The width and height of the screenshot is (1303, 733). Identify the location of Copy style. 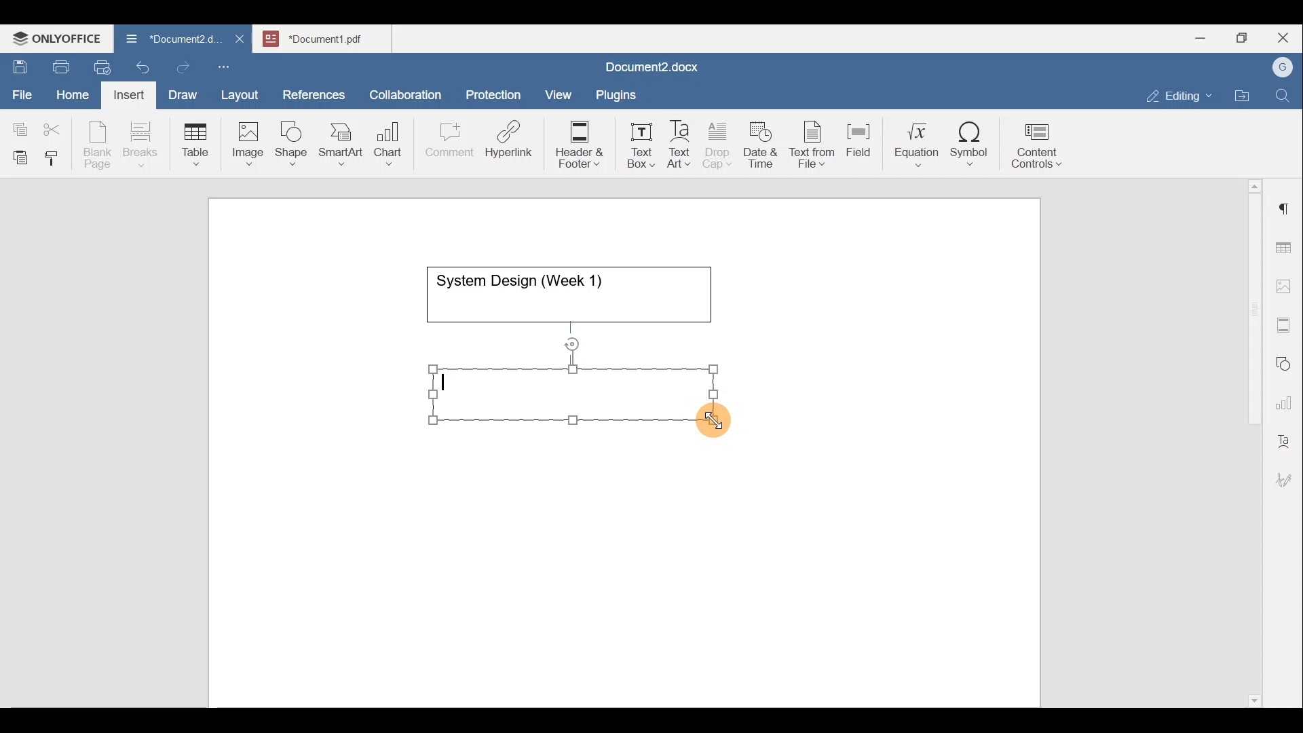
(56, 155).